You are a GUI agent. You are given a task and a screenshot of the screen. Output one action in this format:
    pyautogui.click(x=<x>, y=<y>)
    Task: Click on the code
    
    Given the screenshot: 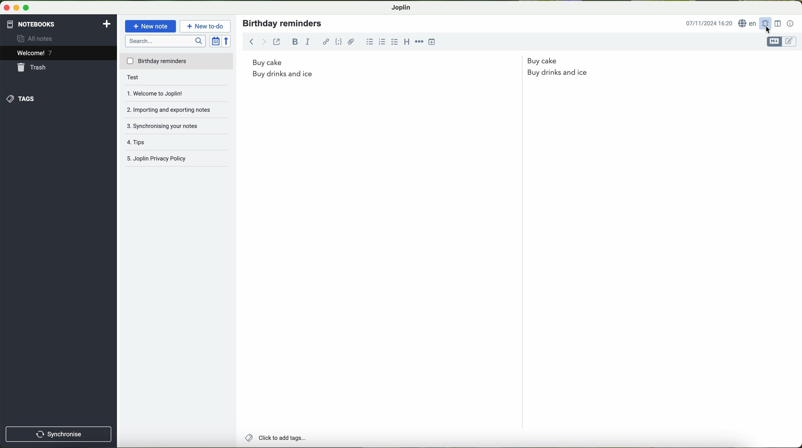 What is the action you would take?
    pyautogui.click(x=339, y=41)
    